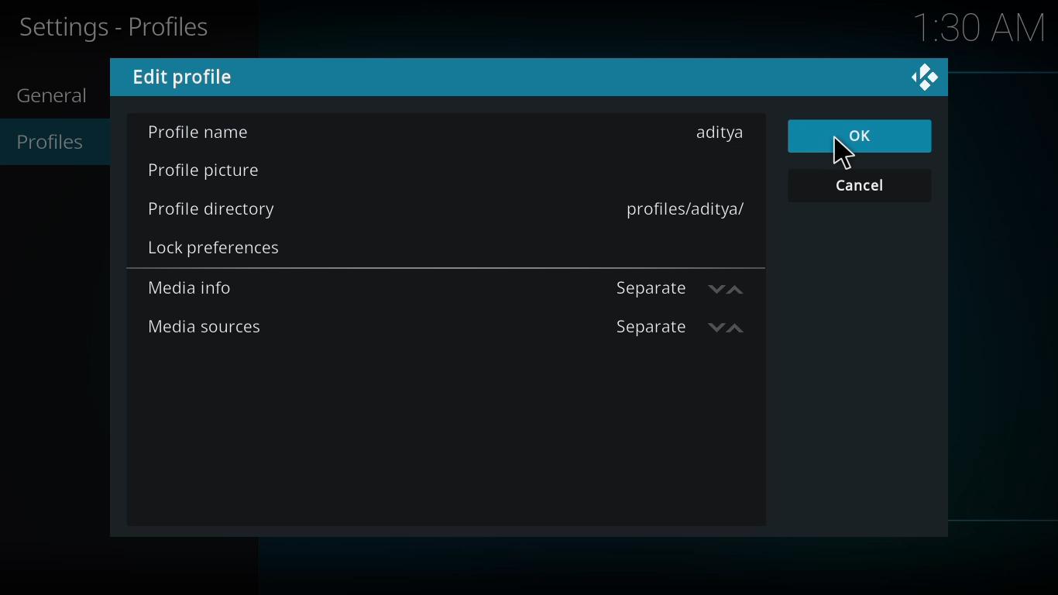 Image resolution: width=1058 pixels, height=595 pixels. I want to click on lock preferences, so click(213, 246).